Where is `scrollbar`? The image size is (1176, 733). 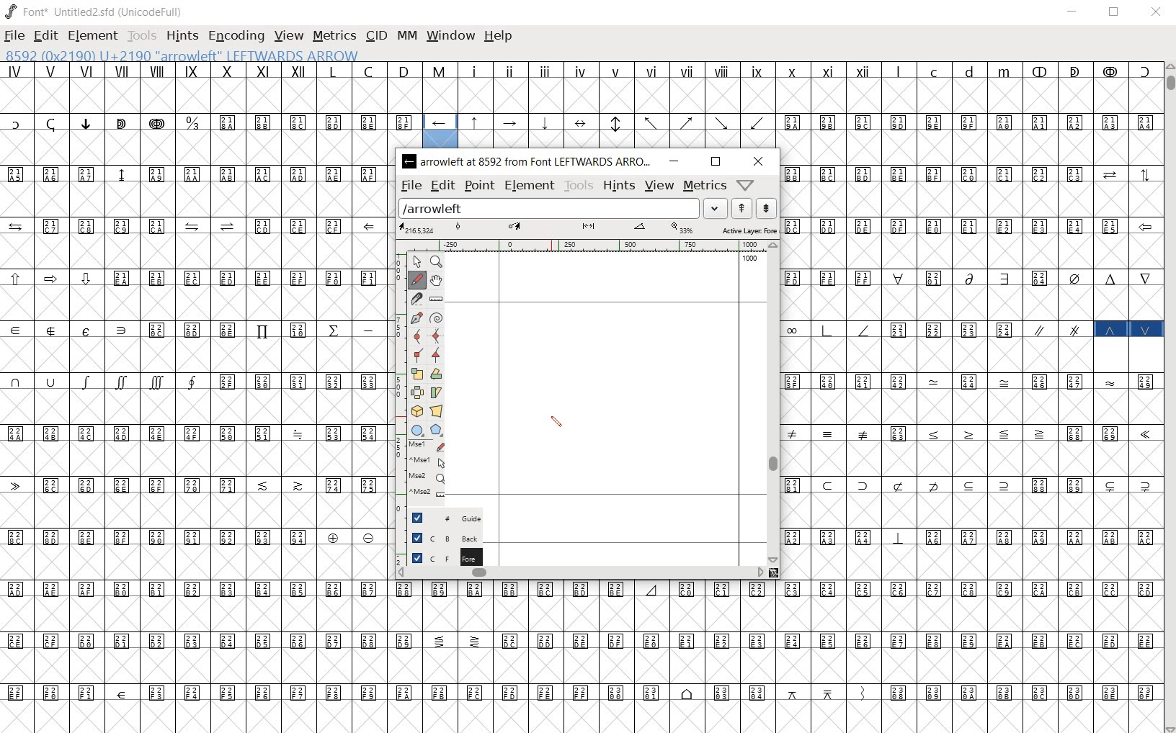
scrollbar is located at coordinates (580, 573).